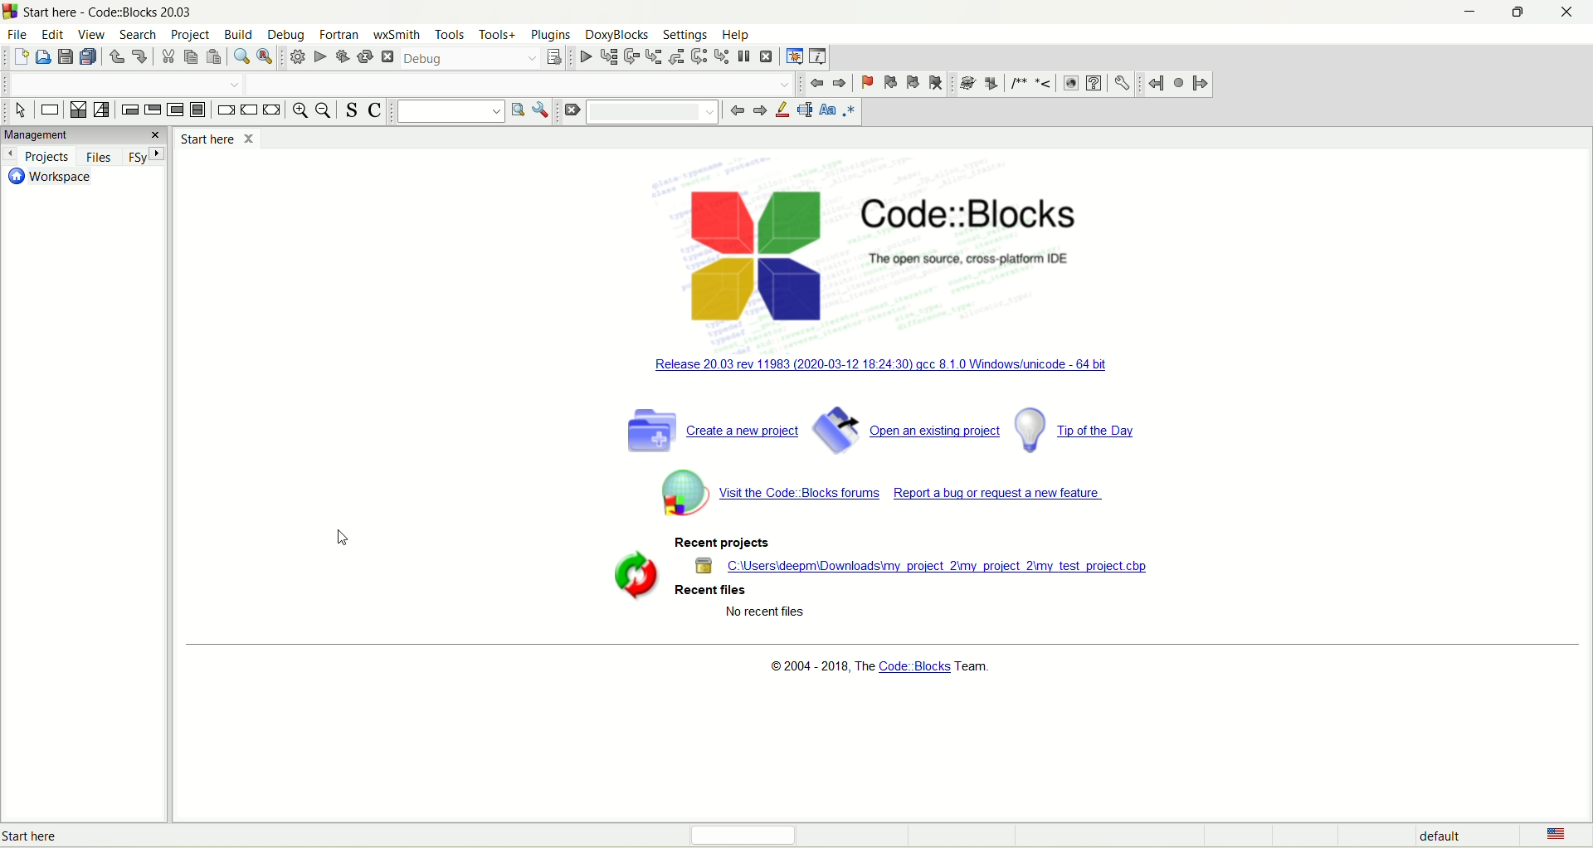  I want to click on extract documentation, so click(993, 84).